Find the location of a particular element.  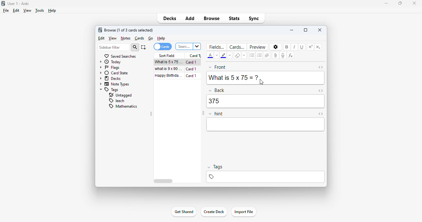

italic is located at coordinates (295, 47).